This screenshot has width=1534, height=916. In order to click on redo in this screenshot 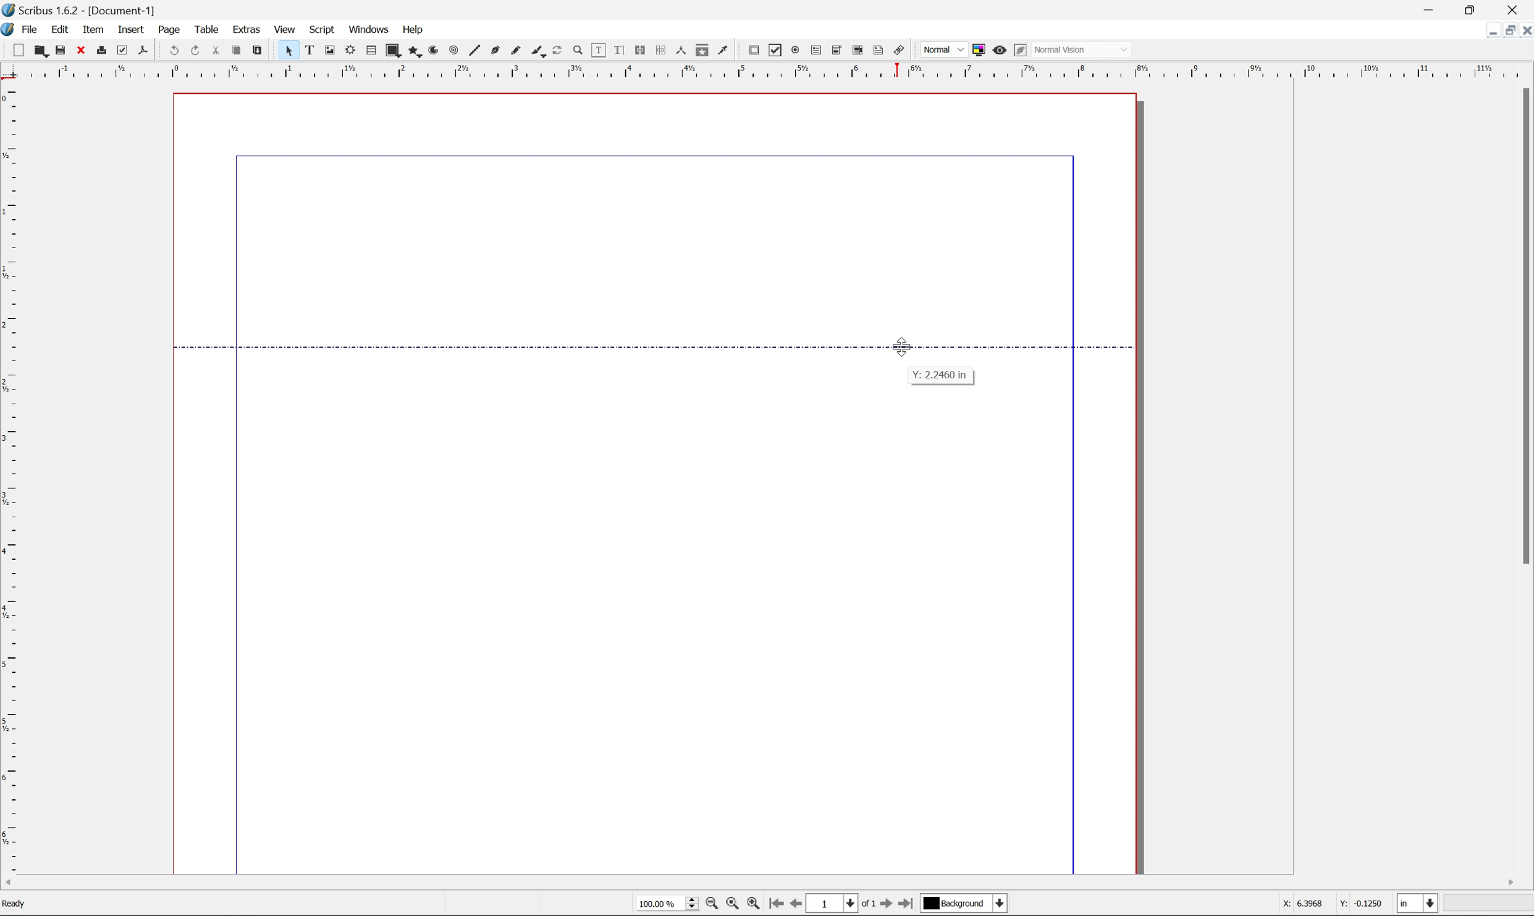, I will do `click(198, 49)`.